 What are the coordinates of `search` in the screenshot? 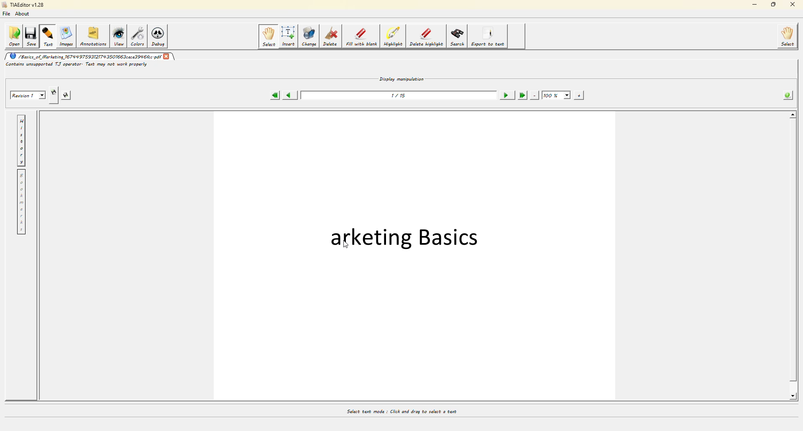 It's located at (457, 36).